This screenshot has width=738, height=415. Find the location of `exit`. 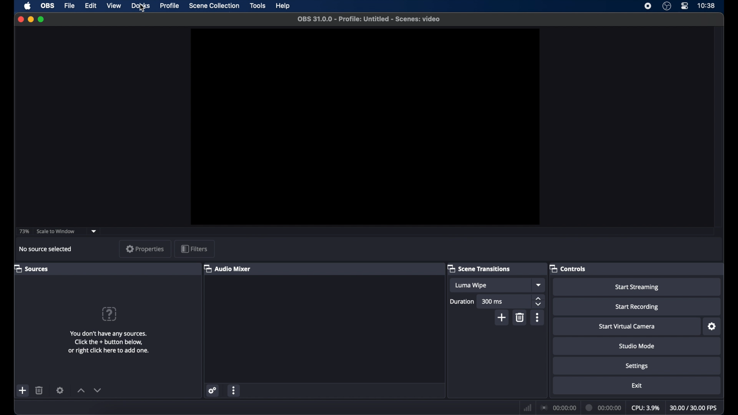

exit is located at coordinates (637, 386).